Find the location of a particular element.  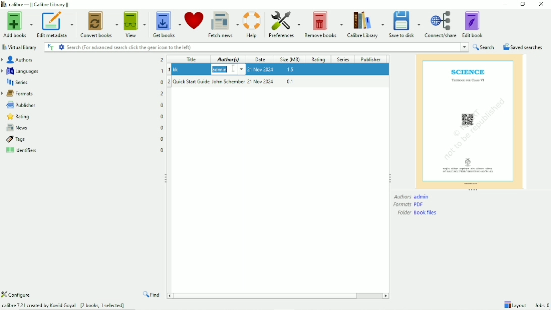

Rating is located at coordinates (319, 59).